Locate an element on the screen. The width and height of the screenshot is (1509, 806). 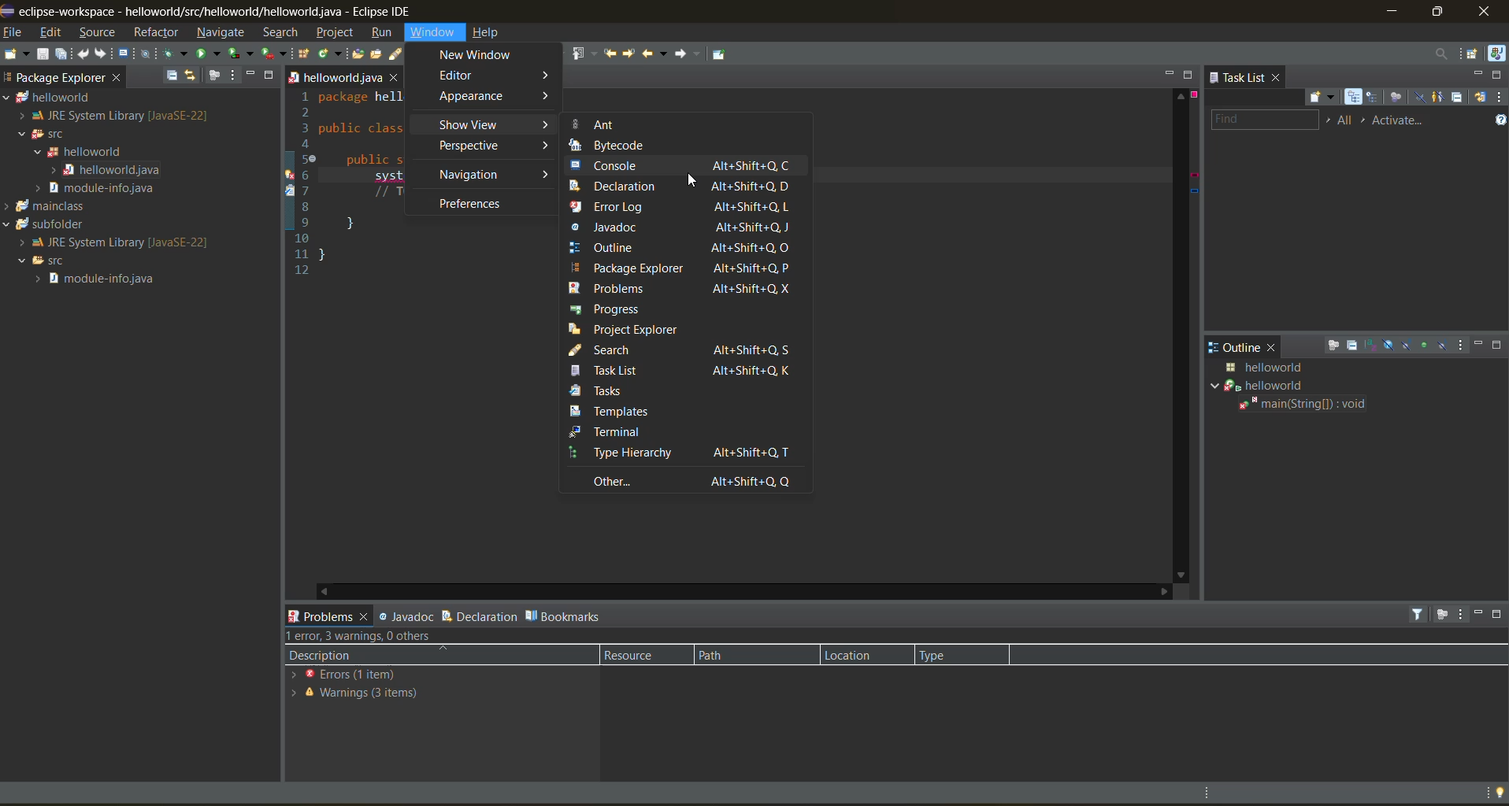
new java package is located at coordinates (305, 54).